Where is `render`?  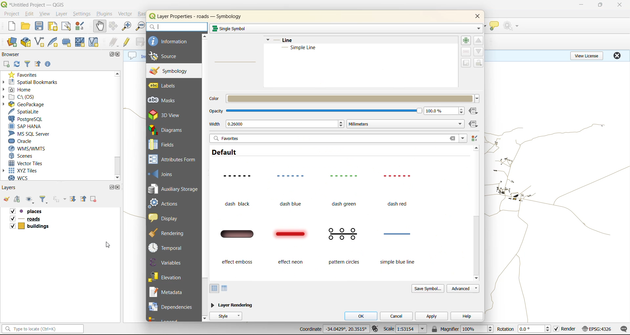 render is located at coordinates (566, 329).